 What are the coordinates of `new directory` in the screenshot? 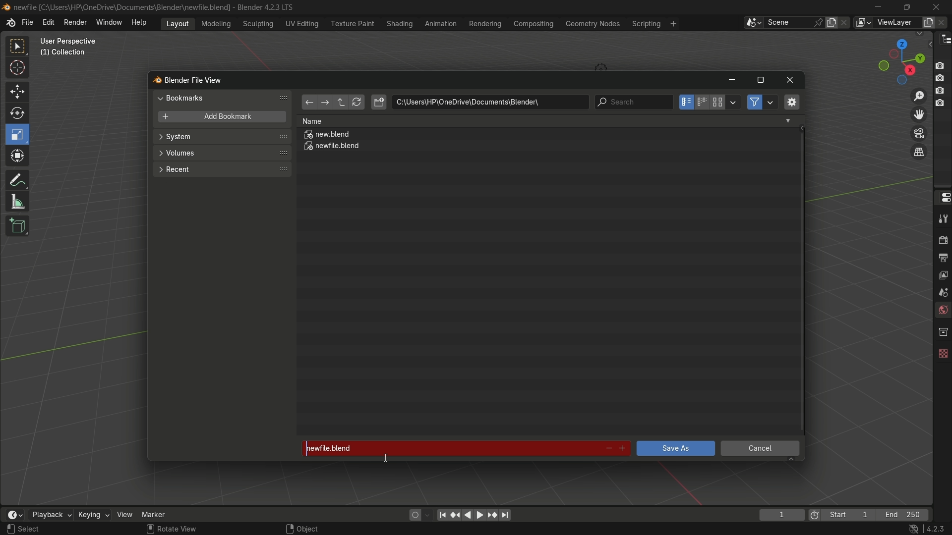 It's located at (379, 102).